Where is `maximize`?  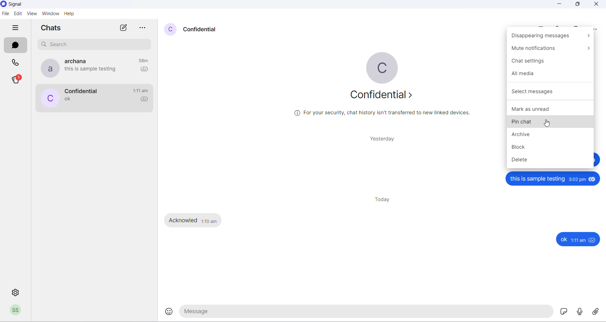
maximize is located at coordinates (578, 6).